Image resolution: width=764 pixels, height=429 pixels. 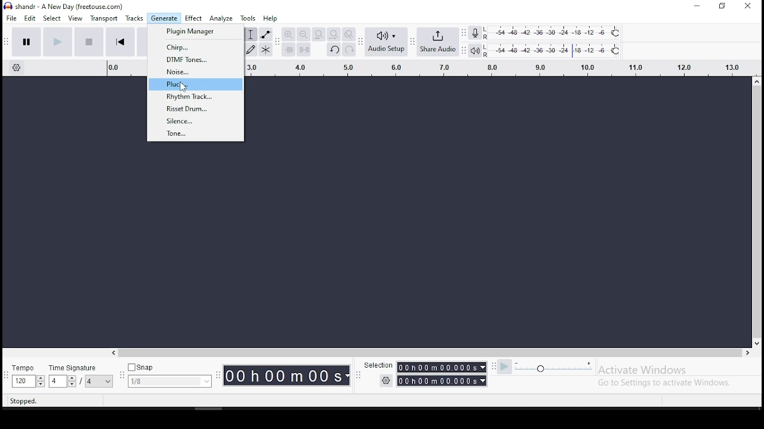 I want to click on time signature, so click(x=27, y=375).